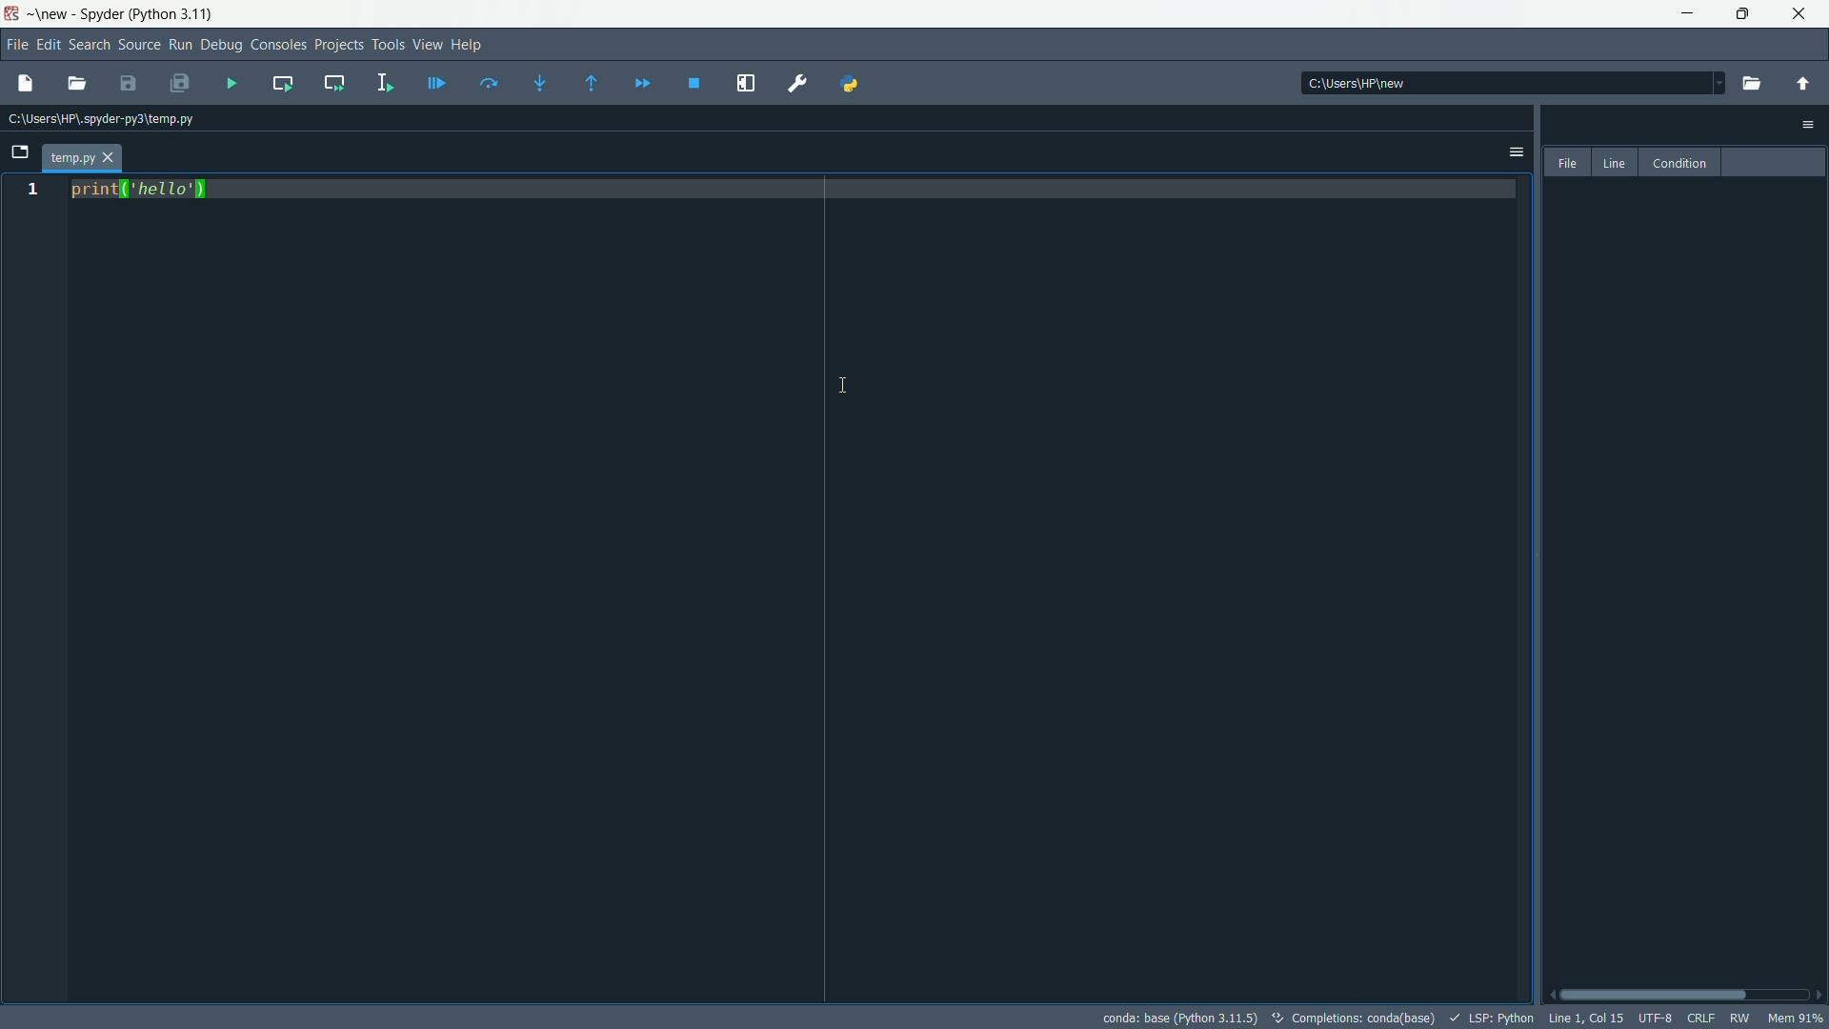 Image resolution: width=1829 pixels, height=1029 pixels. Describe the element at coordinates (798, 84) in the screenshot. I see `preferences` at that location.